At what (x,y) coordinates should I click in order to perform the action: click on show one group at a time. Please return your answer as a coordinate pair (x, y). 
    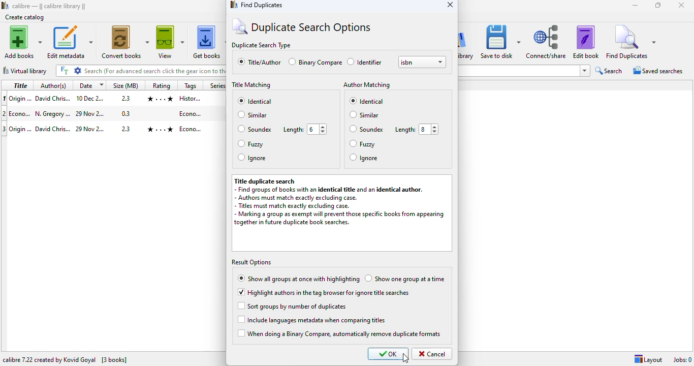
    Looking at the image, I should click on (405, 278).